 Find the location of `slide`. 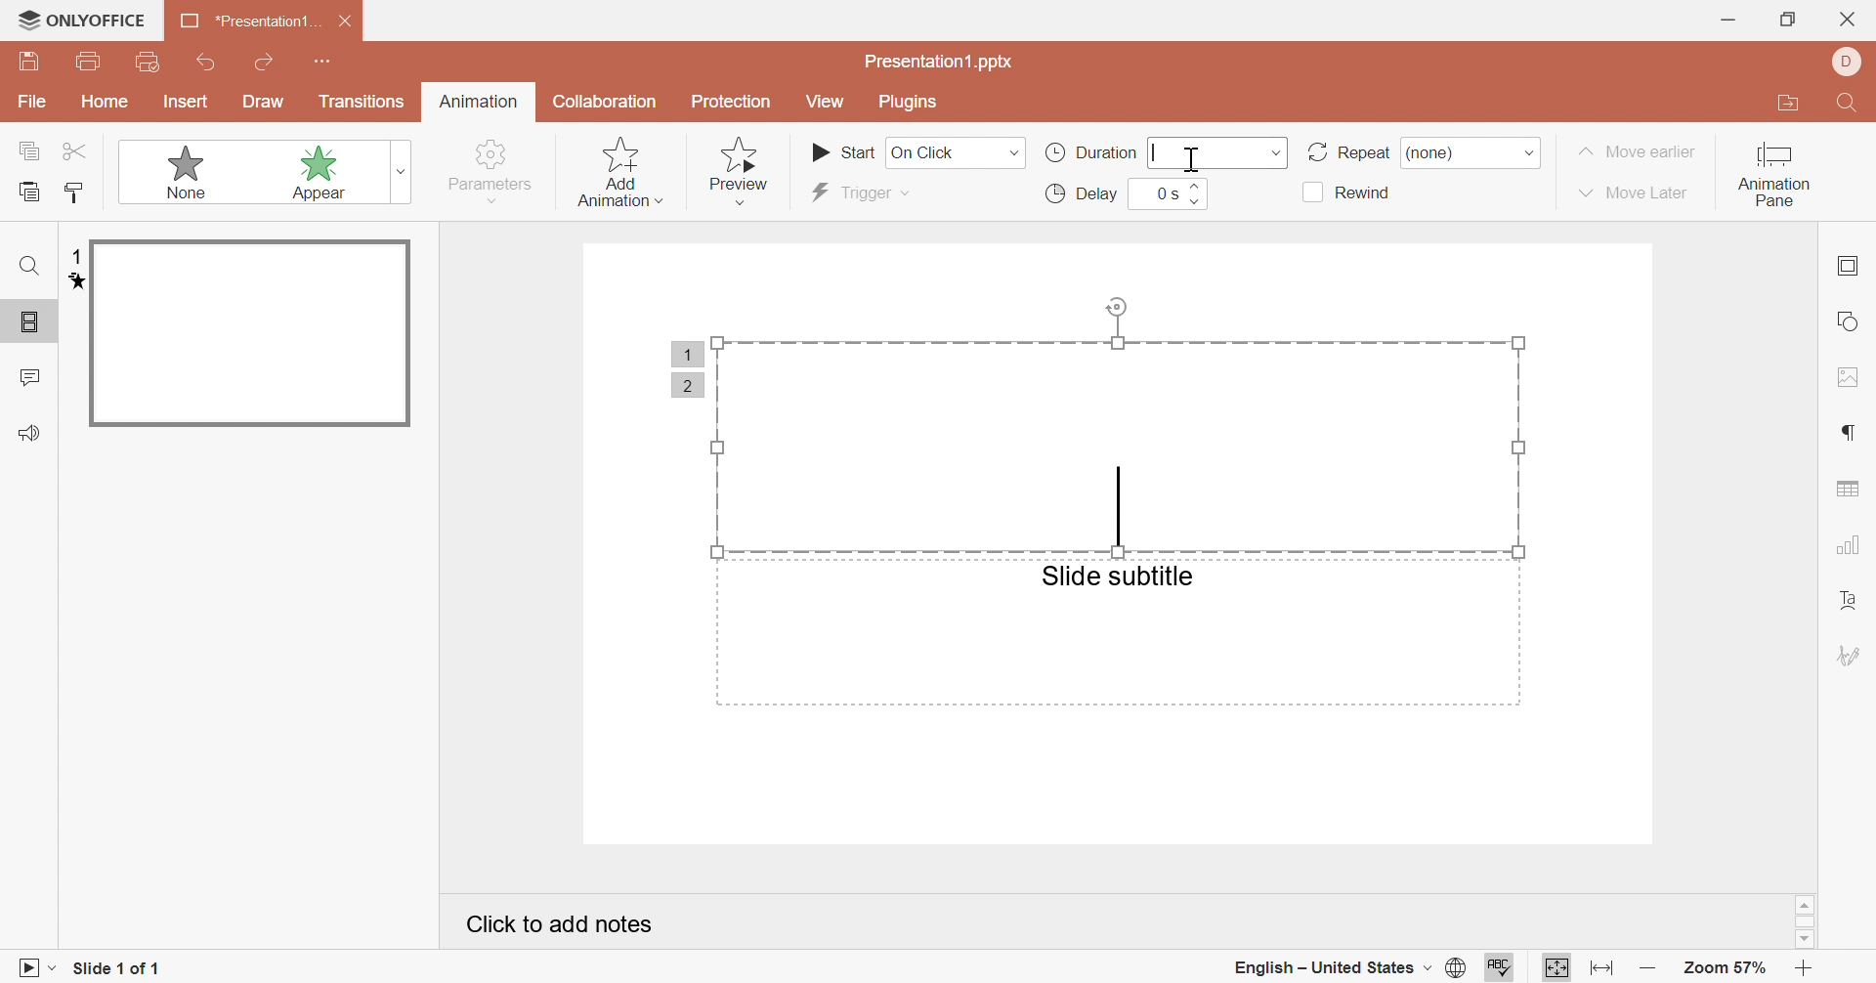

slide is located at coordinates (32, 323).